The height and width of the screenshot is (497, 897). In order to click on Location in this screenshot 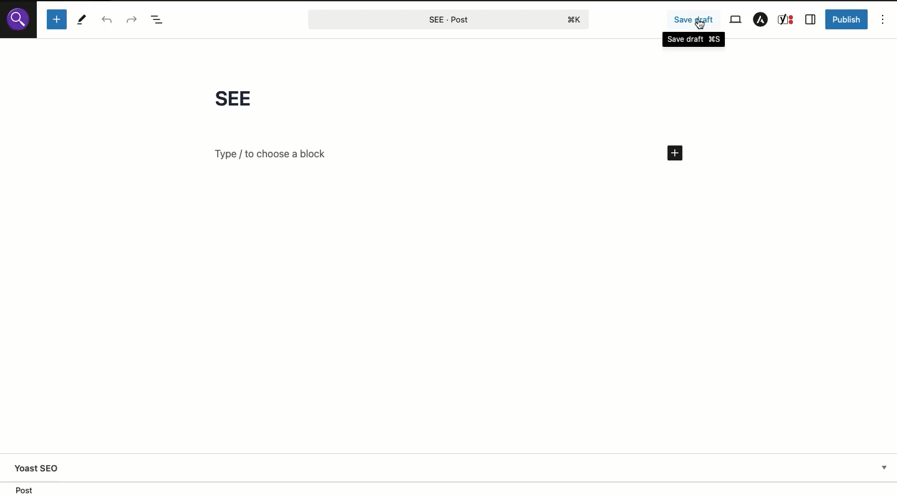, I will do `click(448, 489)`.